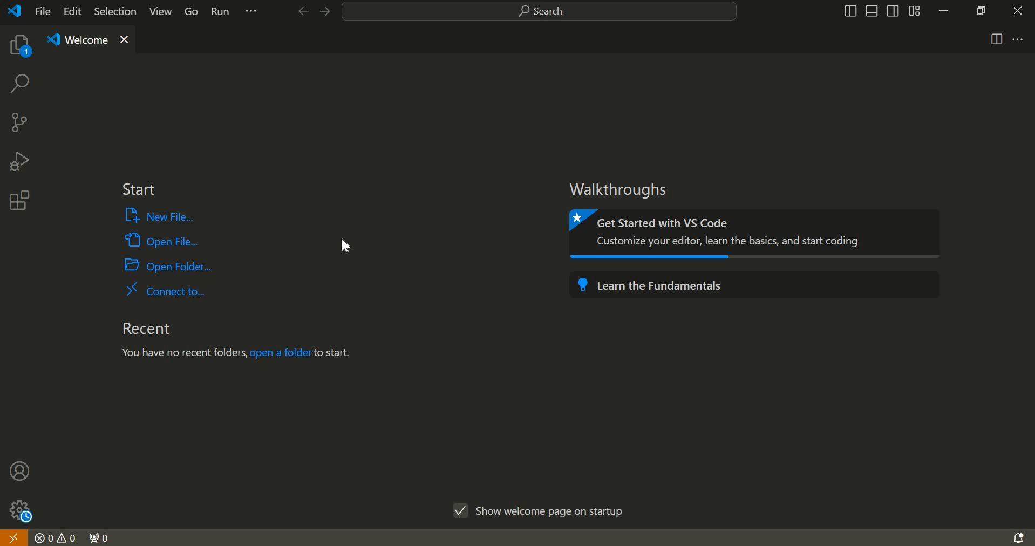 The image size is (1035, 546). I want to click on accounts, so click(21, 470).